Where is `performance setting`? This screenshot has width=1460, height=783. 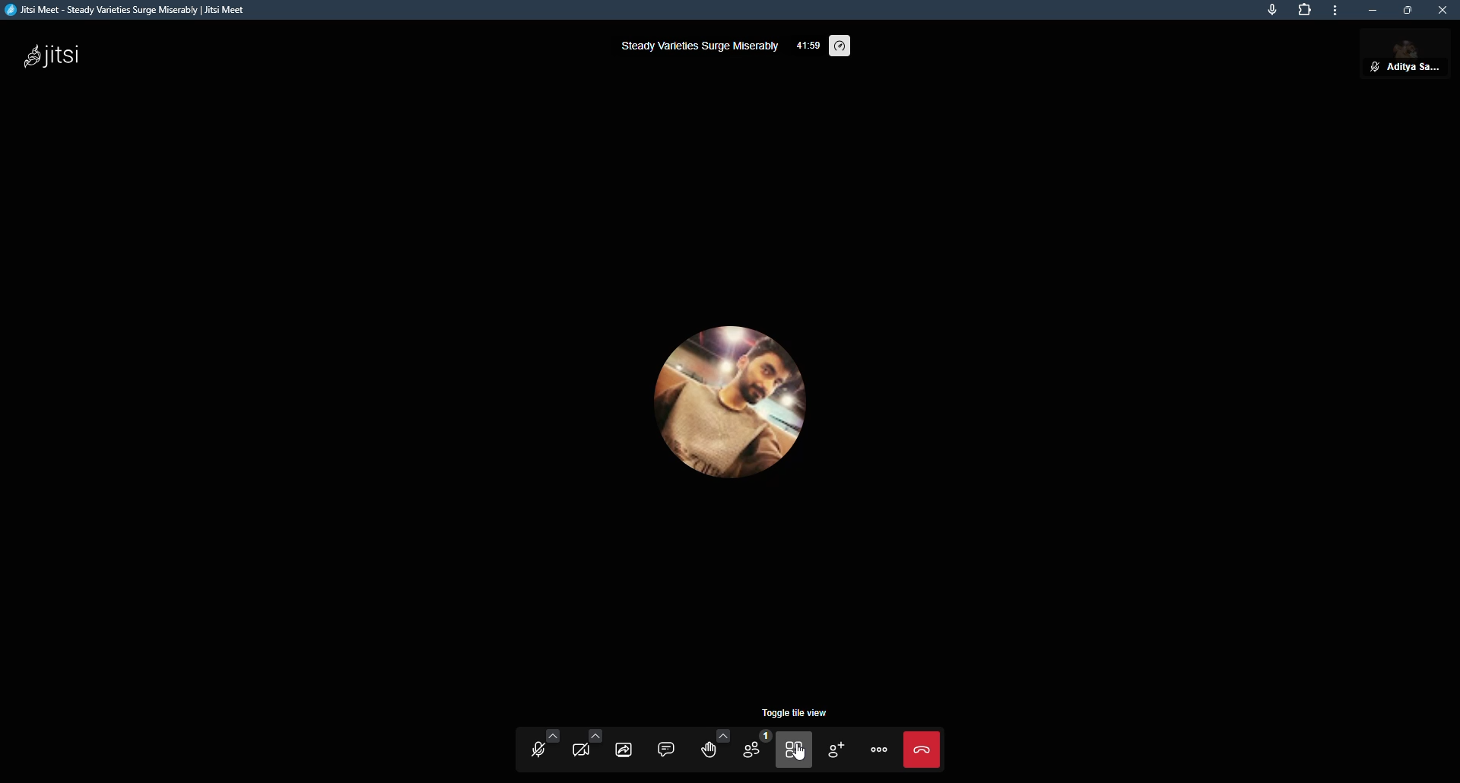 performance setting is located at coordinates (842, 46).